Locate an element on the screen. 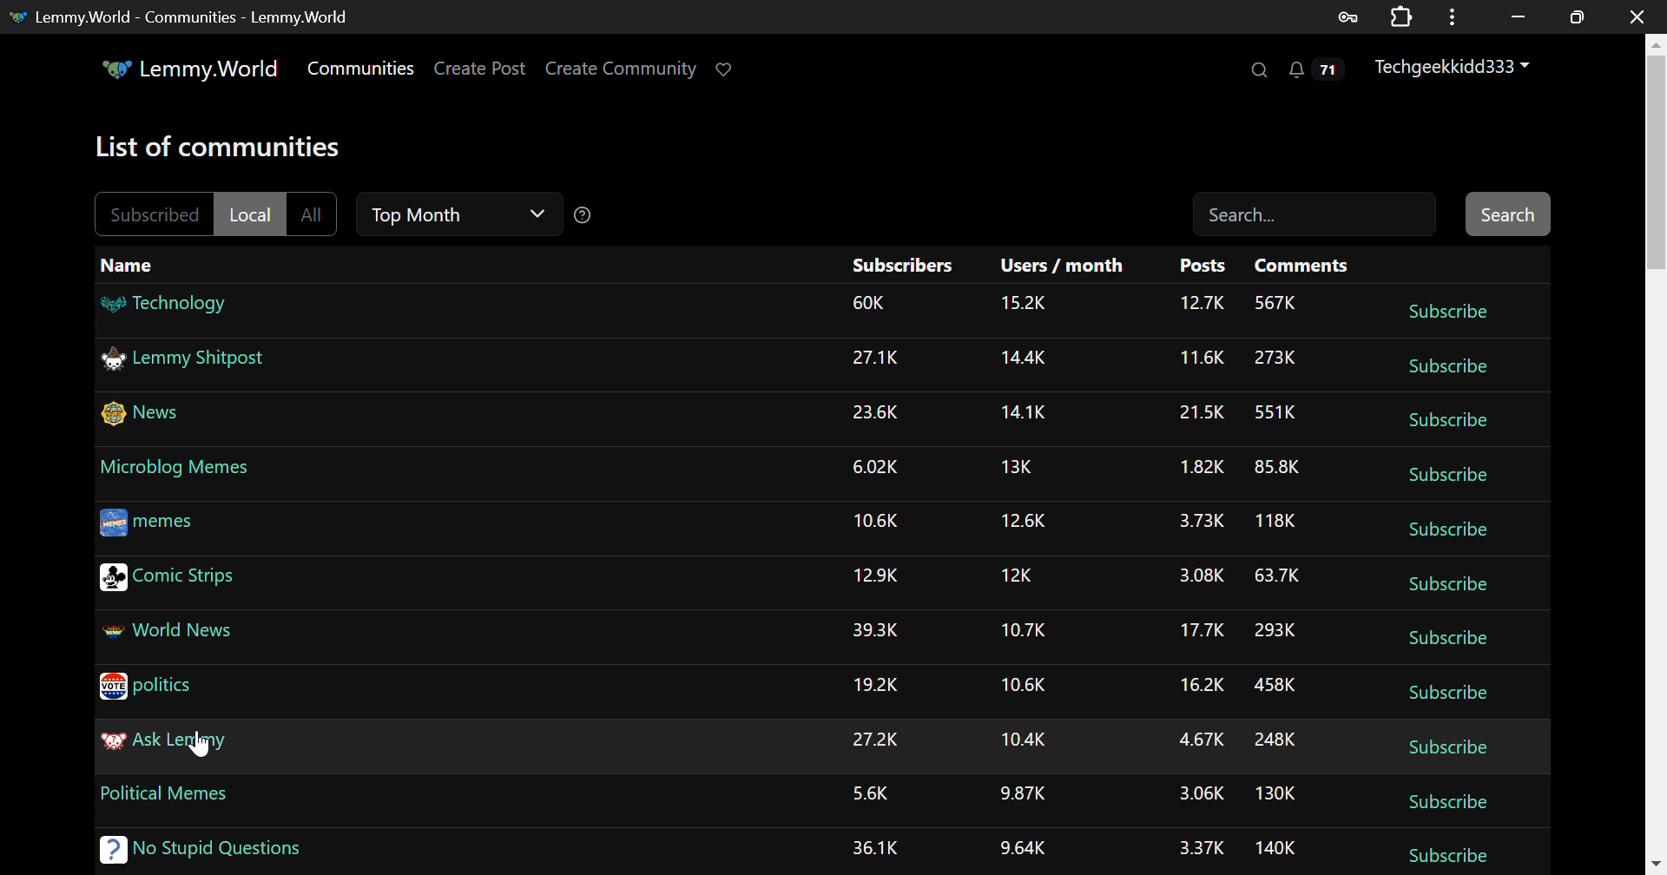  Amount is located at coordinates (1199, 577).